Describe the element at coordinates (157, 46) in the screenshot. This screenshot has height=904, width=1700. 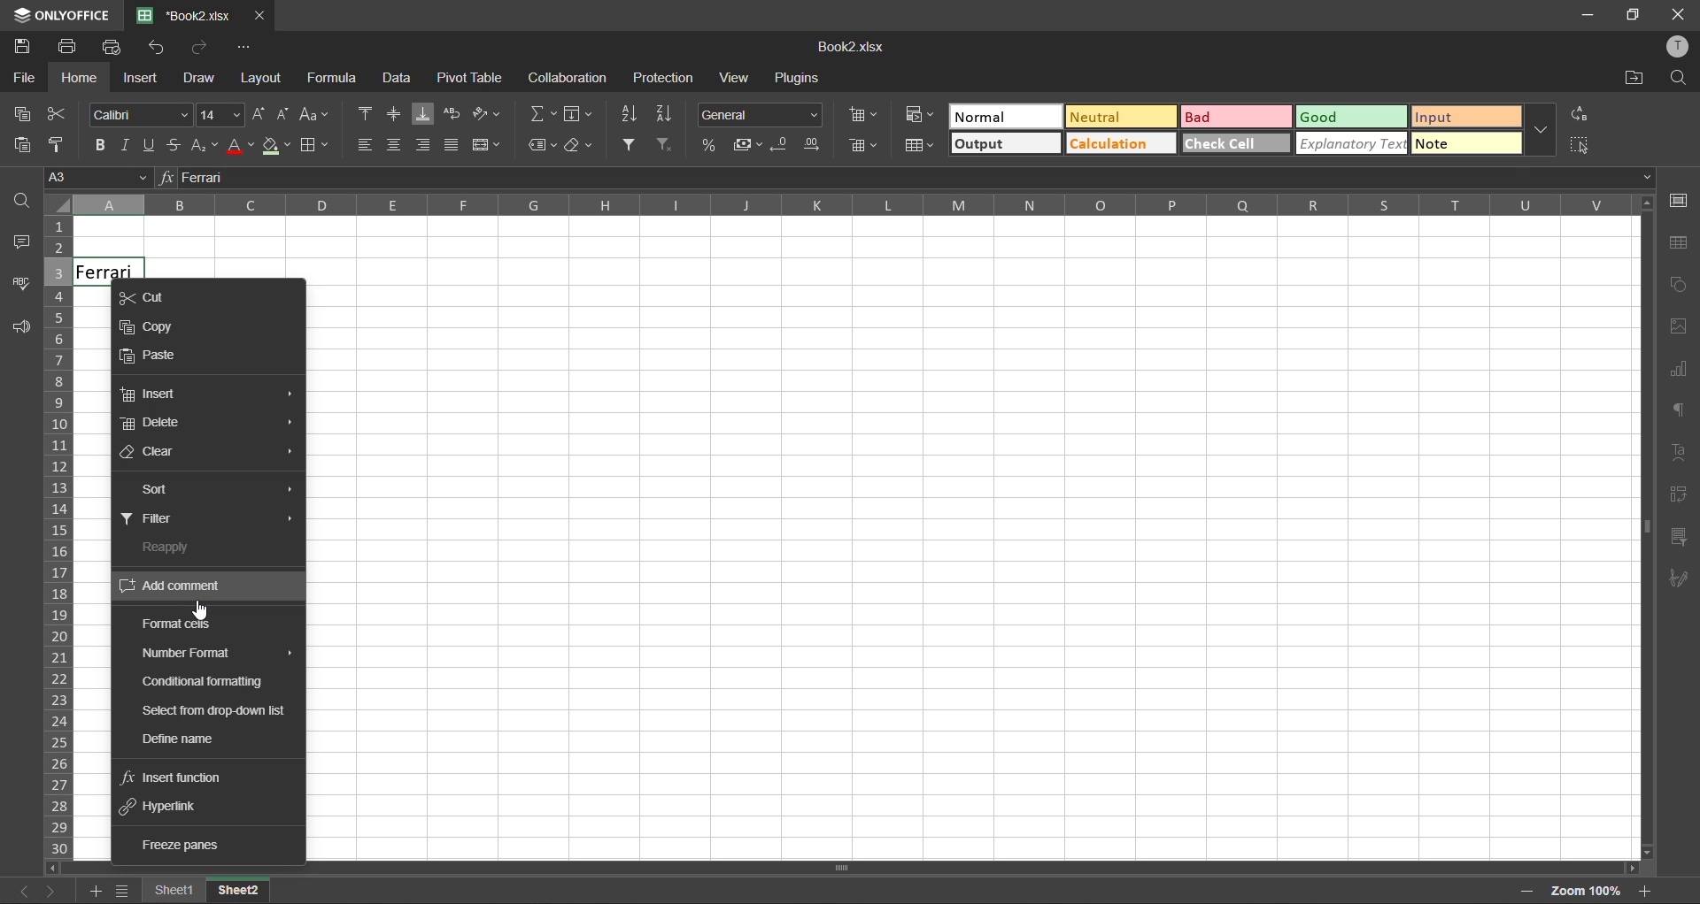
I see `undo` at that location.